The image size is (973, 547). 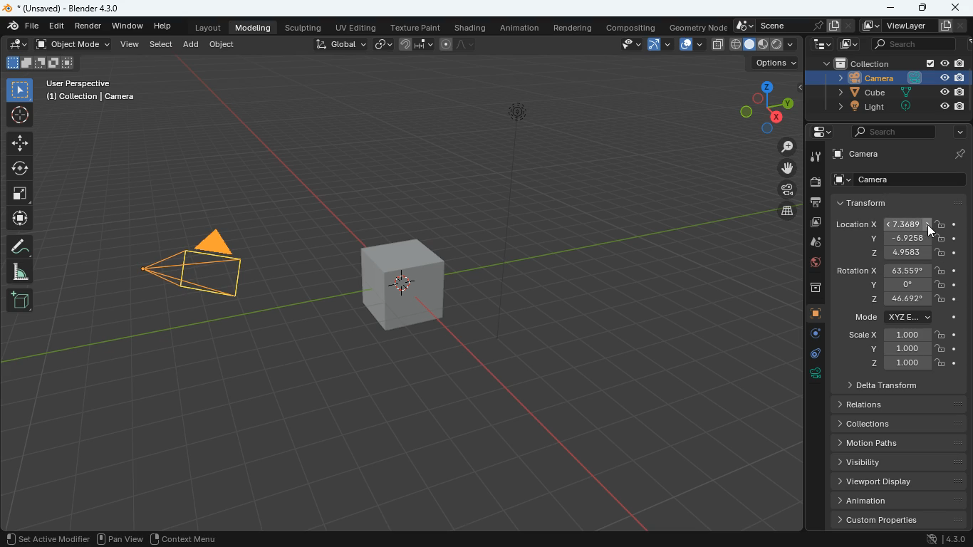 What do you see at coordinates (165, 26) in the screenshot?
I see `help` at bounding box center [165, 26].